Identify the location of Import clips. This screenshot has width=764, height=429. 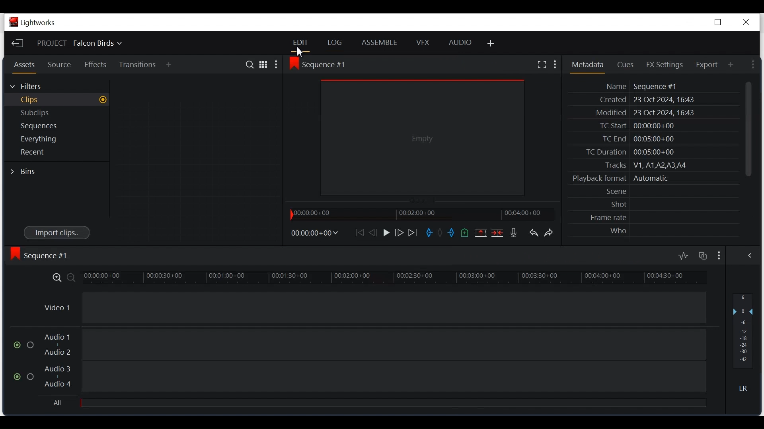
(56, 233).